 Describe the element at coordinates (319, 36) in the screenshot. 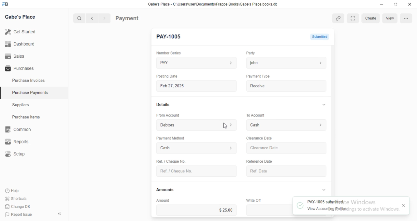

I see `Submitted` at that location.